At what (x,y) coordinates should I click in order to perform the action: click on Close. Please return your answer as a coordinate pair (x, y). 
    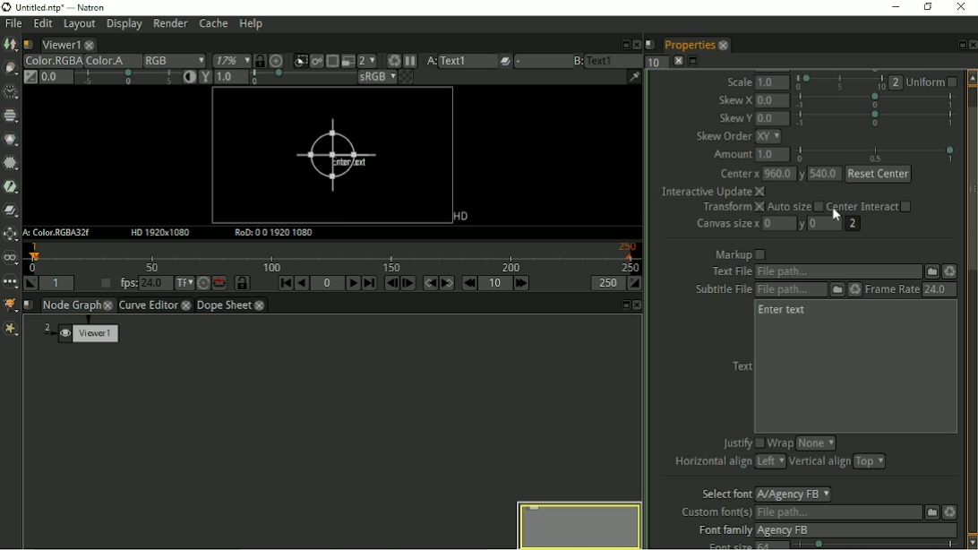
    Looking at the image, I should click on (635, 43).